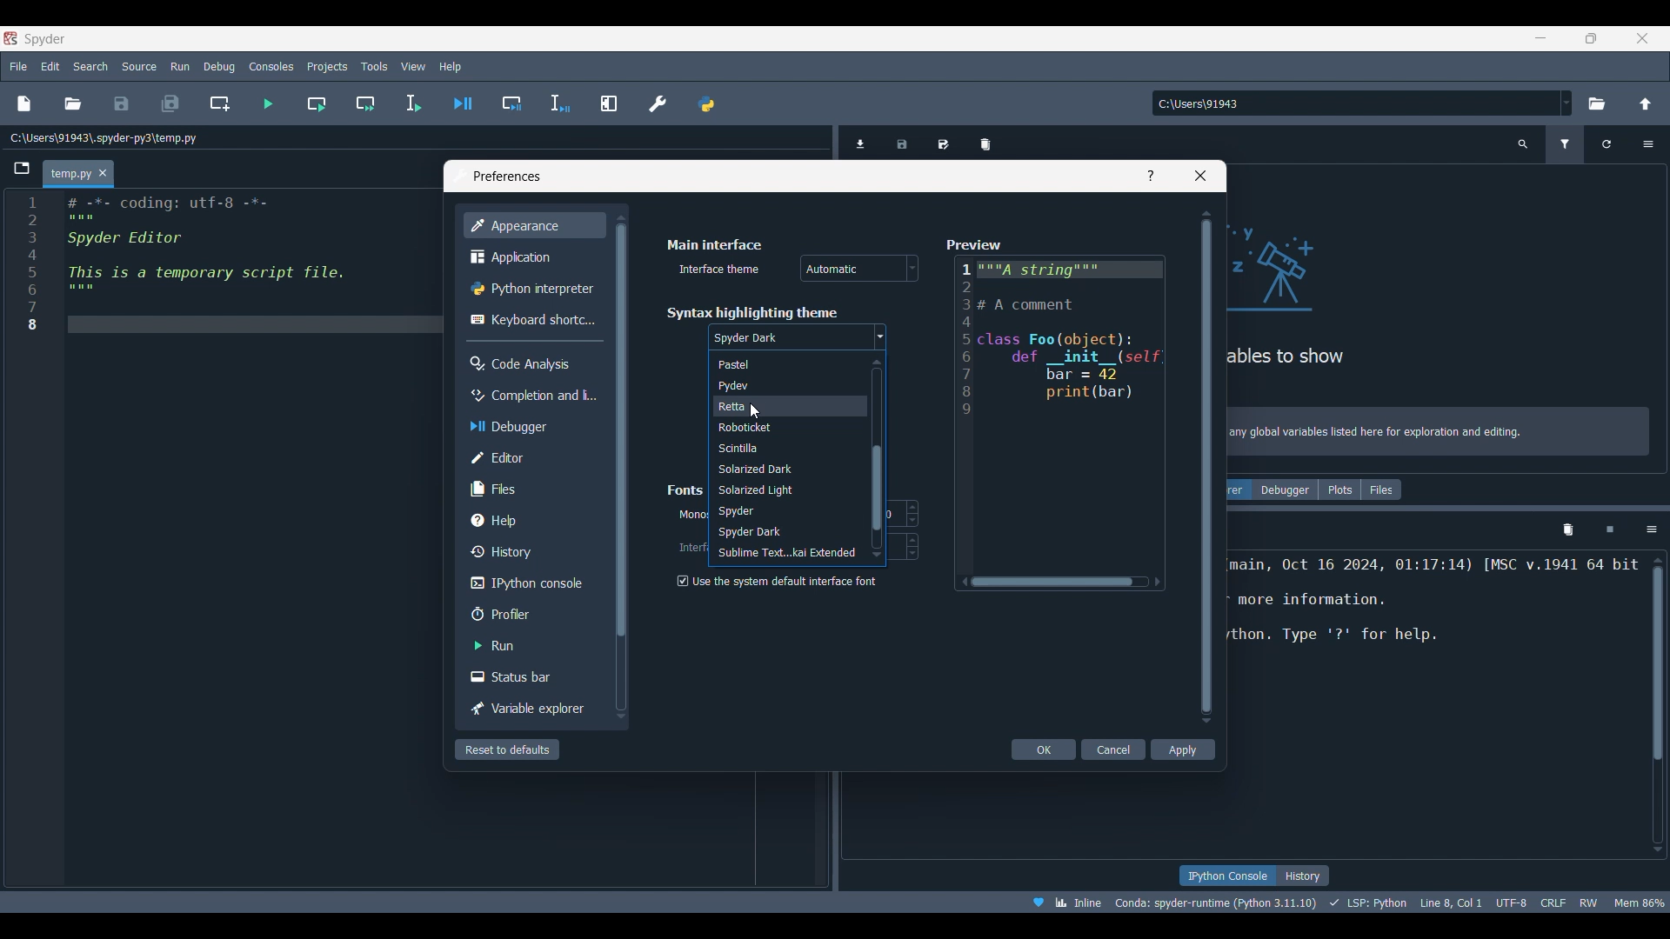  I want to click on scintilla, so click(784, 450).